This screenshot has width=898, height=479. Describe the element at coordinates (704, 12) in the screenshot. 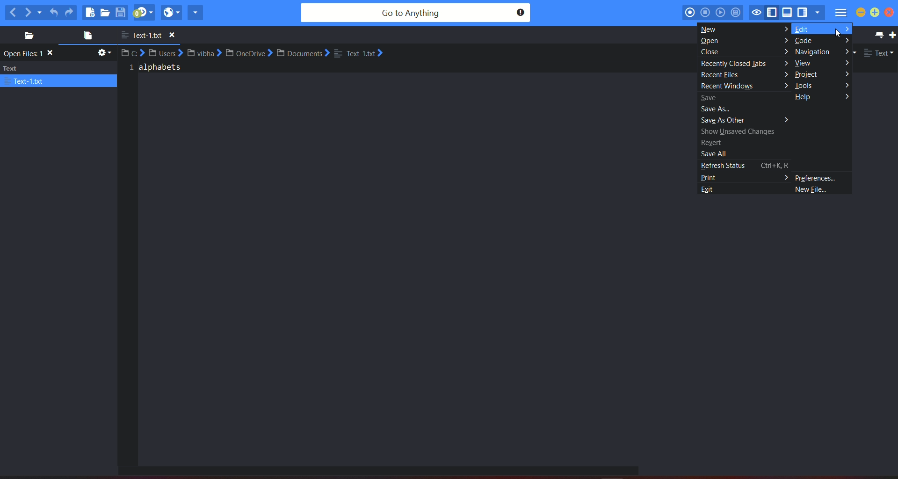

I see `stop recording` at that location.